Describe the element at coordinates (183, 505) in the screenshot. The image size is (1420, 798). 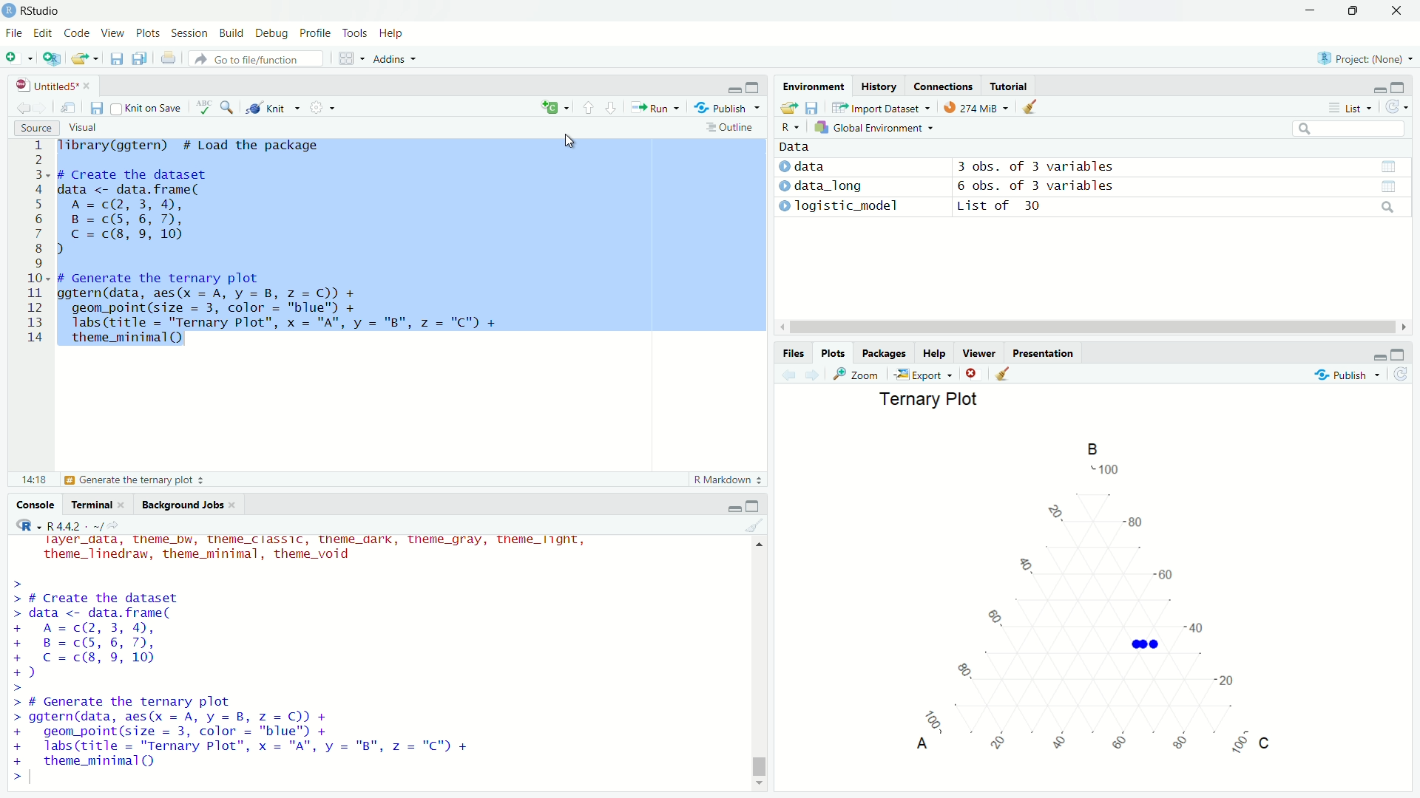
I see `Background Jobs` at that location.